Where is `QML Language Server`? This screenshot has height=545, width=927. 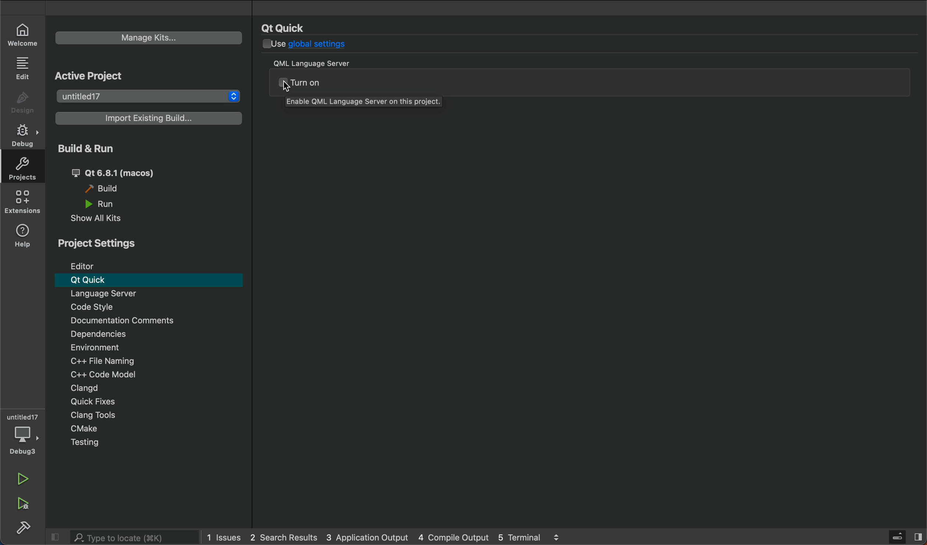
QML Language Server is located at coordinates (320, 63).